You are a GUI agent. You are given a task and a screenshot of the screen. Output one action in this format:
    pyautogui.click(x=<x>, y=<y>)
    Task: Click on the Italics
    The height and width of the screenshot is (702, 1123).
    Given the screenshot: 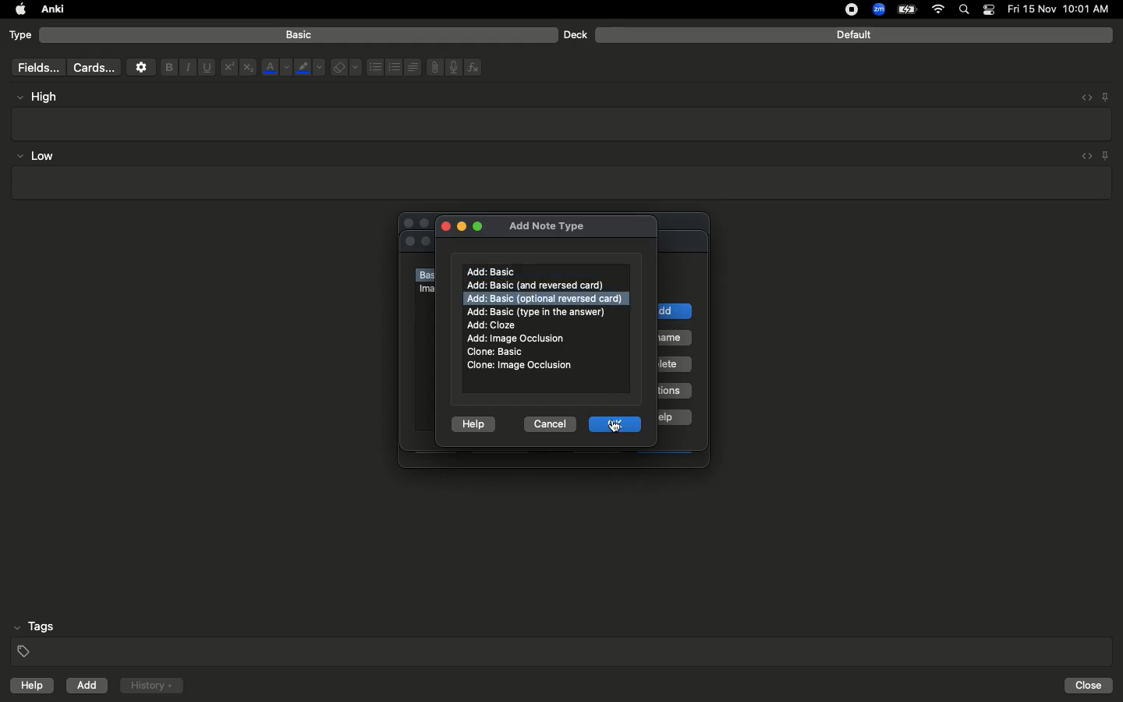 What is the action you would take?
    pyautogui.click(x=186, y=68)
    